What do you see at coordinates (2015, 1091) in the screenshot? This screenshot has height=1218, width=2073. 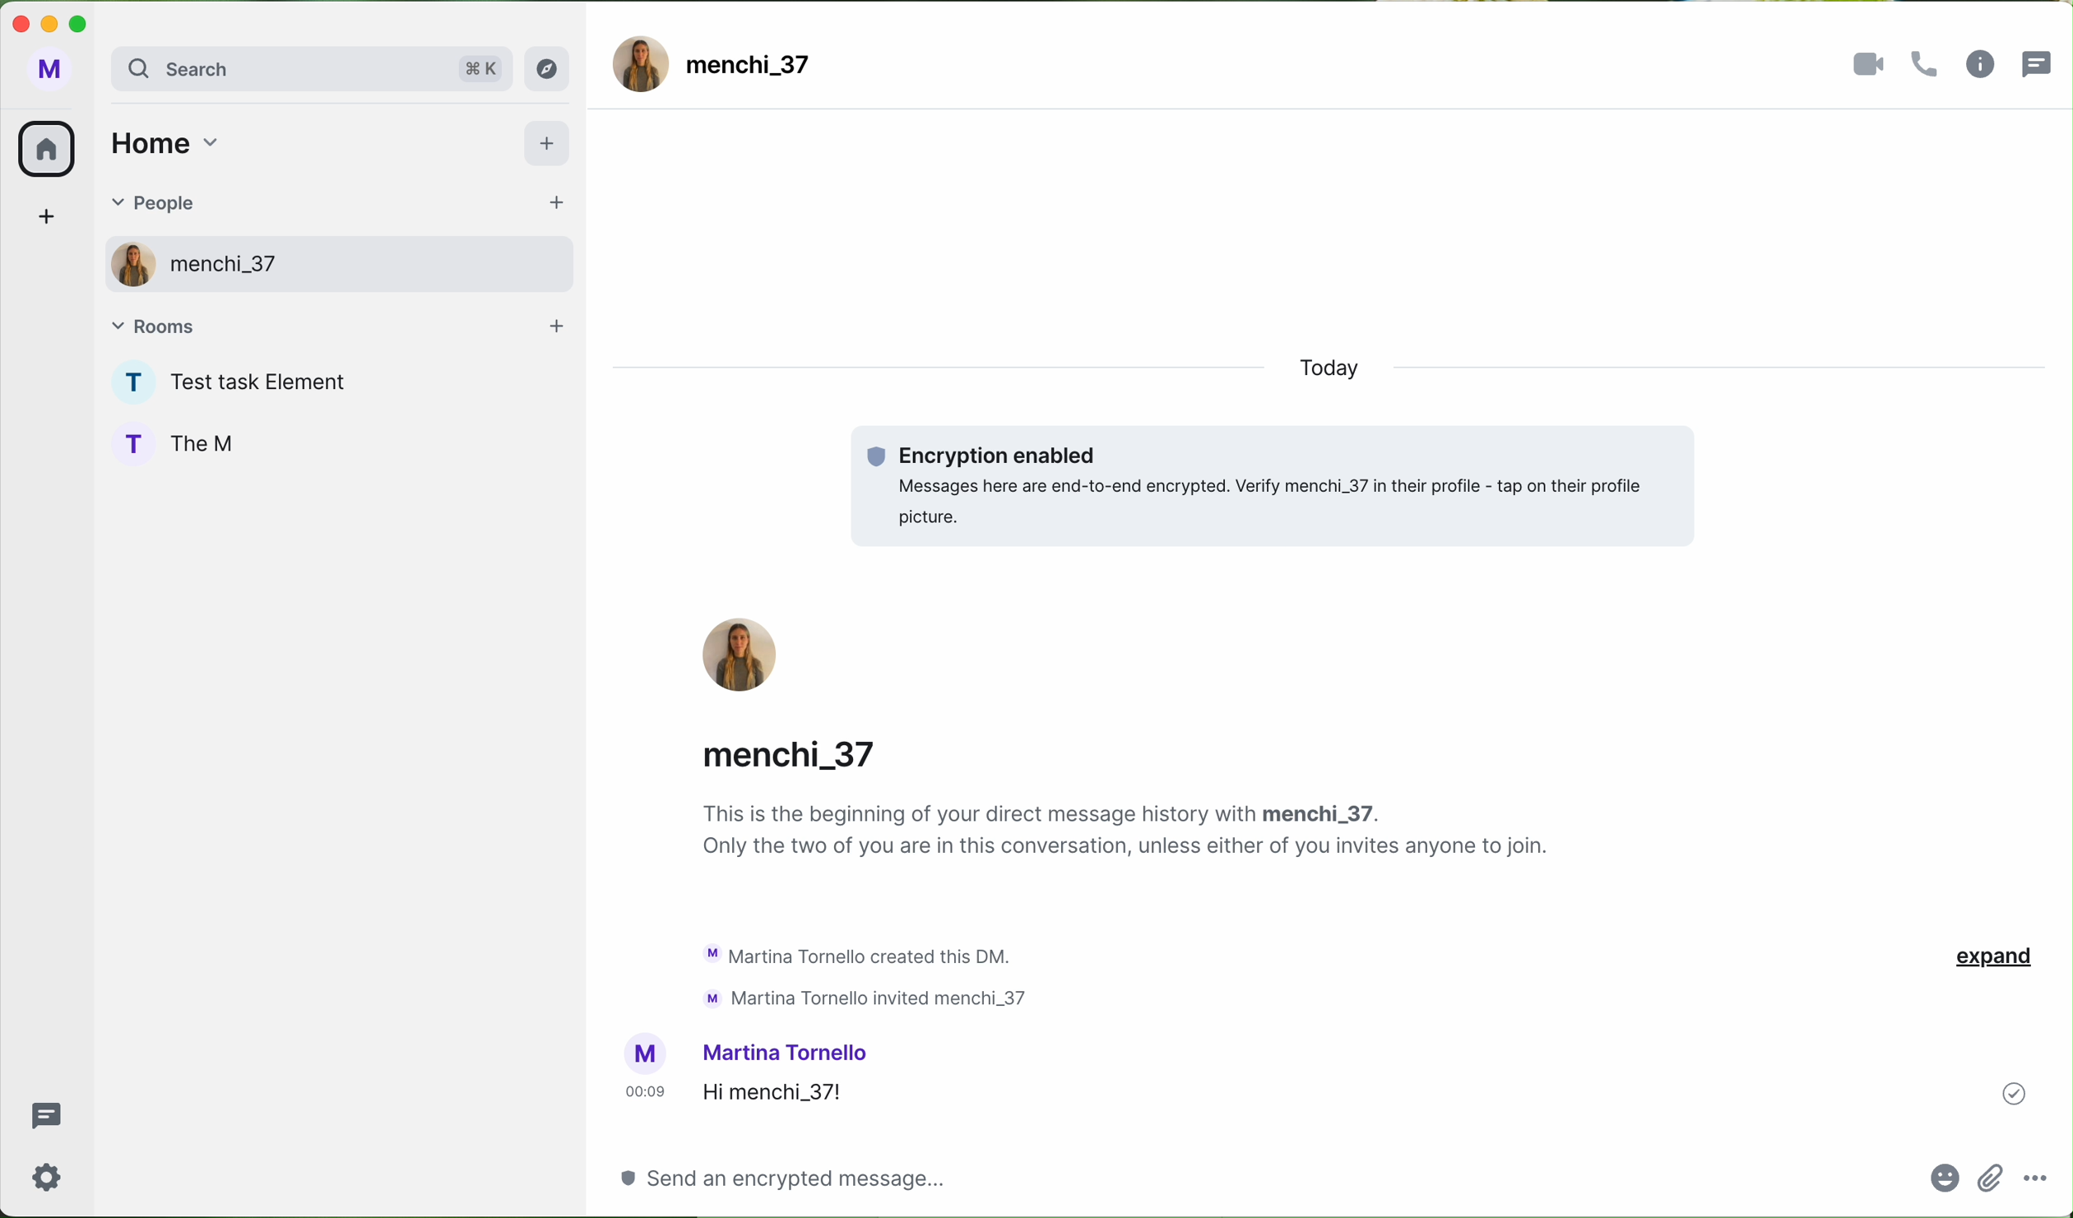 I see `sent` at bounding box center [2015, 1091].